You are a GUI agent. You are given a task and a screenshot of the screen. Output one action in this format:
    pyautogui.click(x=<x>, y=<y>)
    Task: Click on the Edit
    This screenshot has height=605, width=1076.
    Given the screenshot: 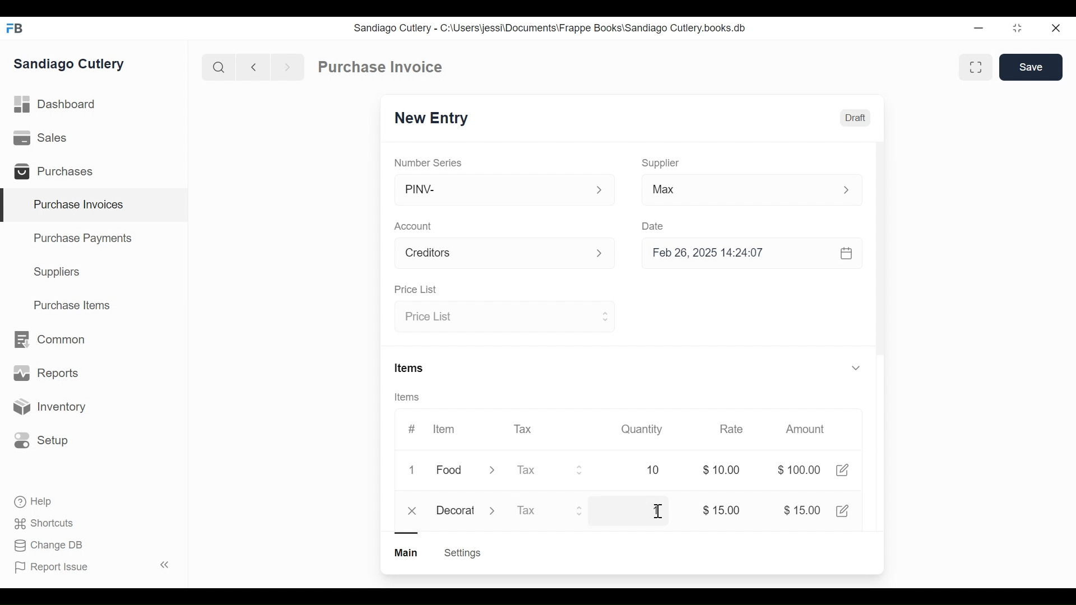 What is the action you would take?
    pyautogui.click(x=842, y=470)
    